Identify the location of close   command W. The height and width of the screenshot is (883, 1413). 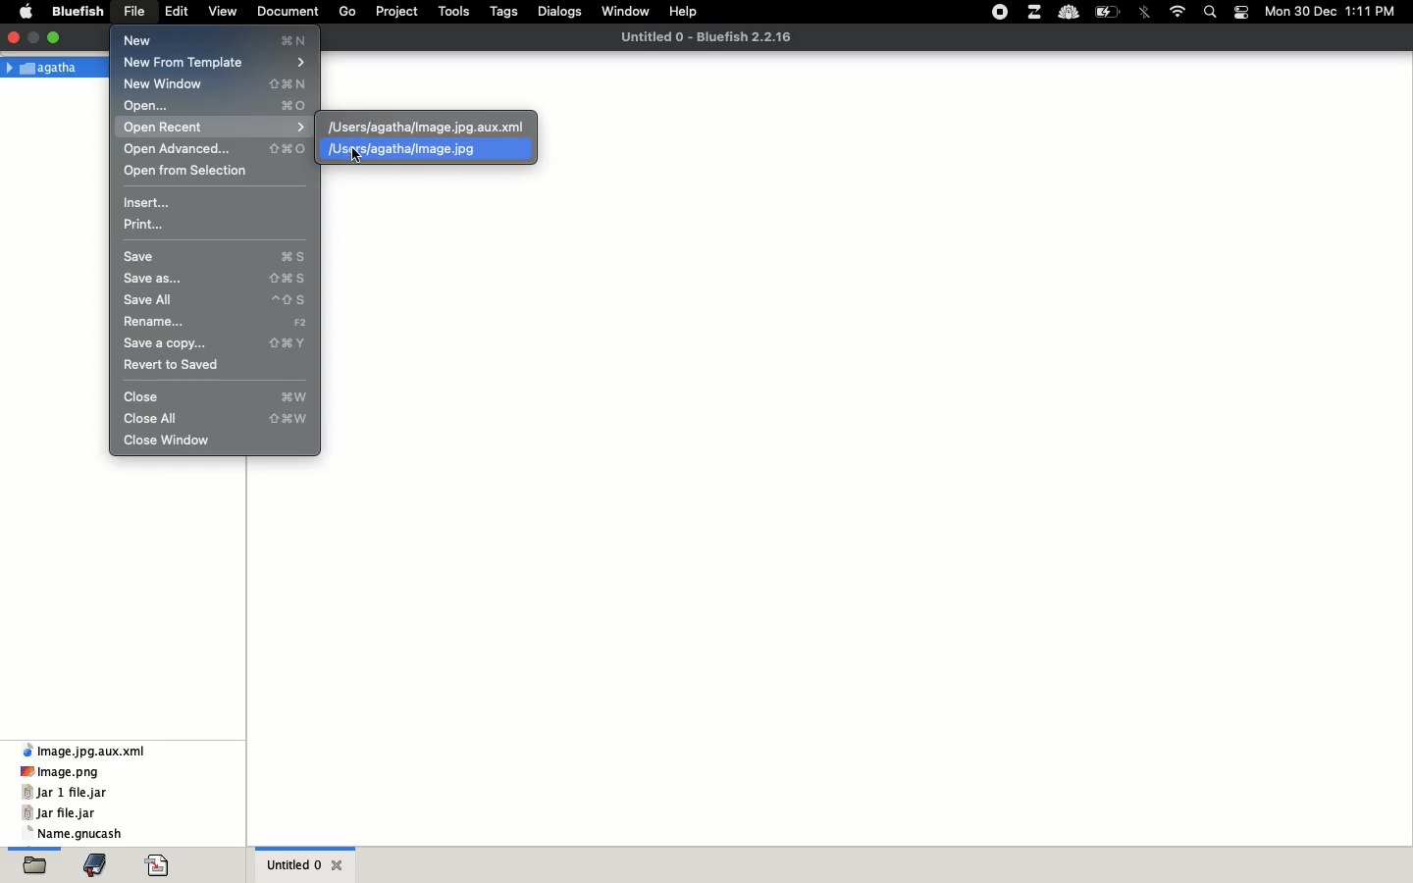
(221, 397).